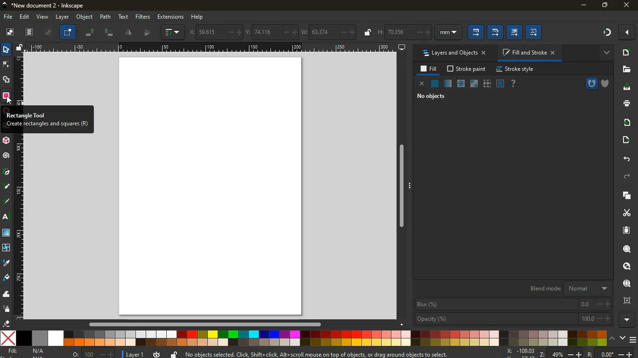  What do you see at coordinates (515, 33) in the screenshot?
I see `edit` at bounding box center [515, 33].